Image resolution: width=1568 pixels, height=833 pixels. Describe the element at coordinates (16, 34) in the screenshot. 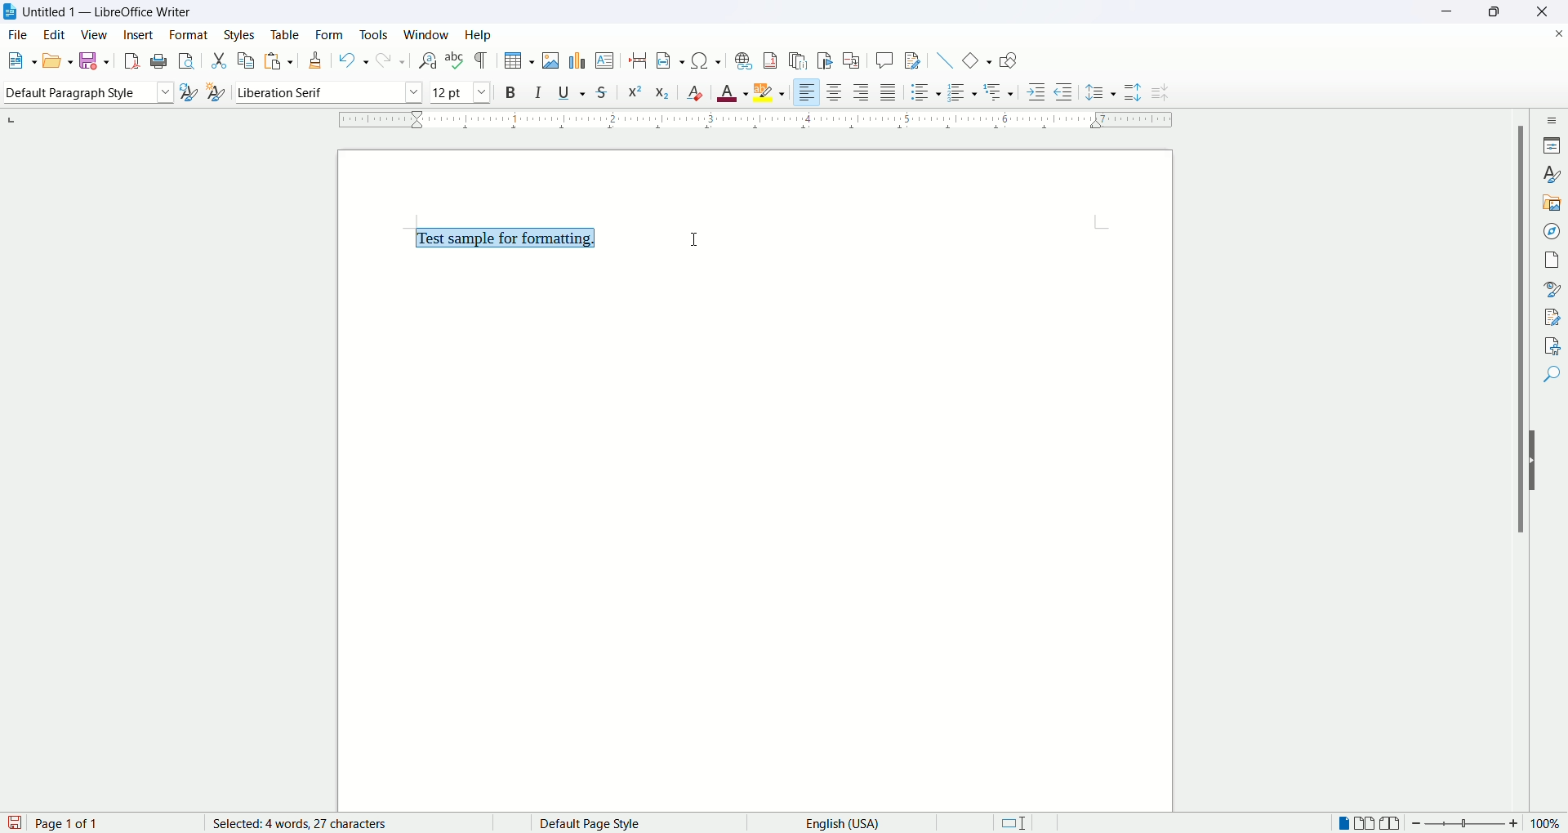

I see `file` at that location.